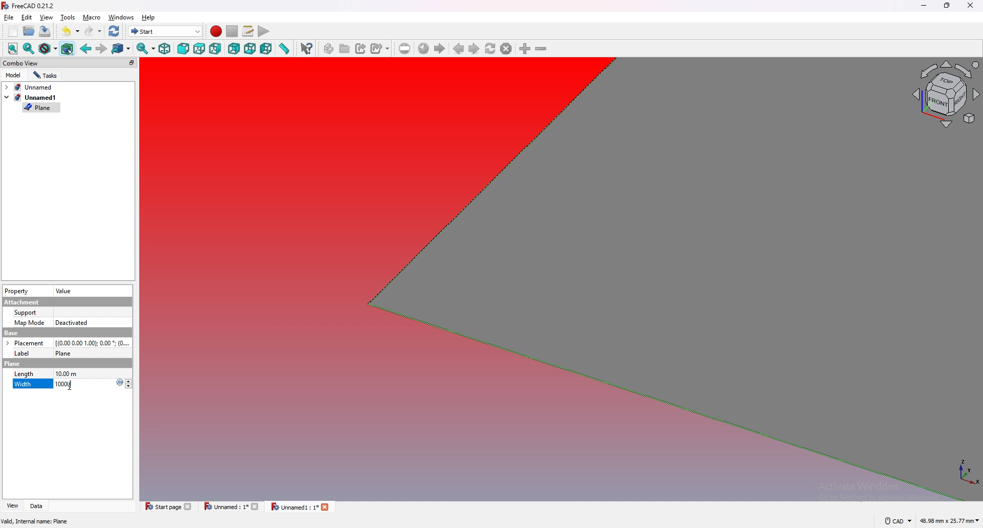 The width and height of the screenshot is (983, 528). I want to click on property, so click(16, 291).